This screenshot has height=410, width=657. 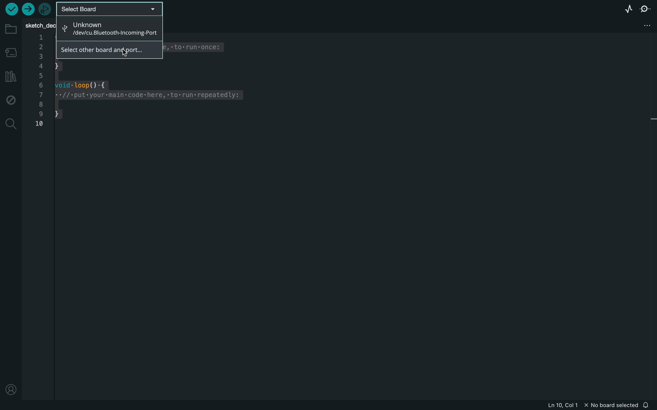 What do you see at coordinates (29, 10) in the screenshot?
I see `upload` at bounding box center [29, 10].